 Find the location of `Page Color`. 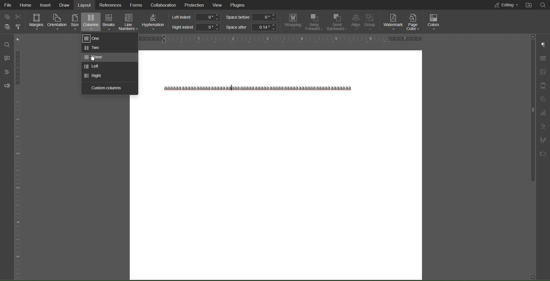

Page Color is located at coordinates (414, 22).